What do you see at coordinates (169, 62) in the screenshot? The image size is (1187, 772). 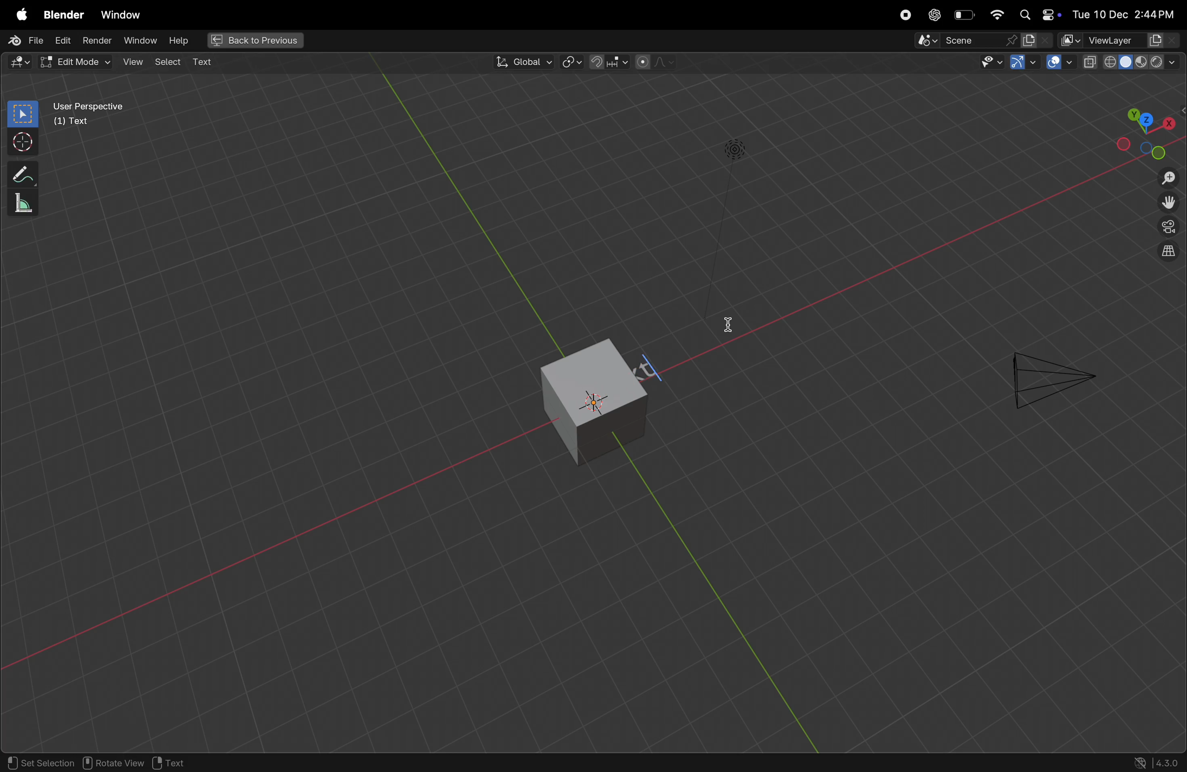 I see `select` at bounding box center [169, 62].